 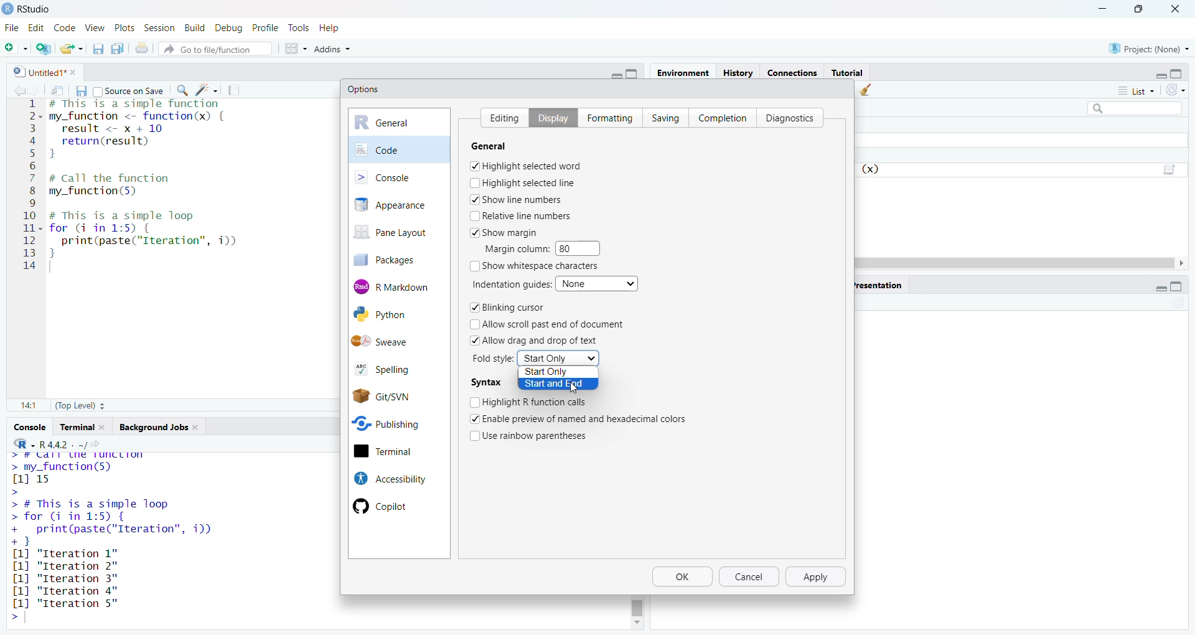 I want to click on Options, so click(x=364, y=89).